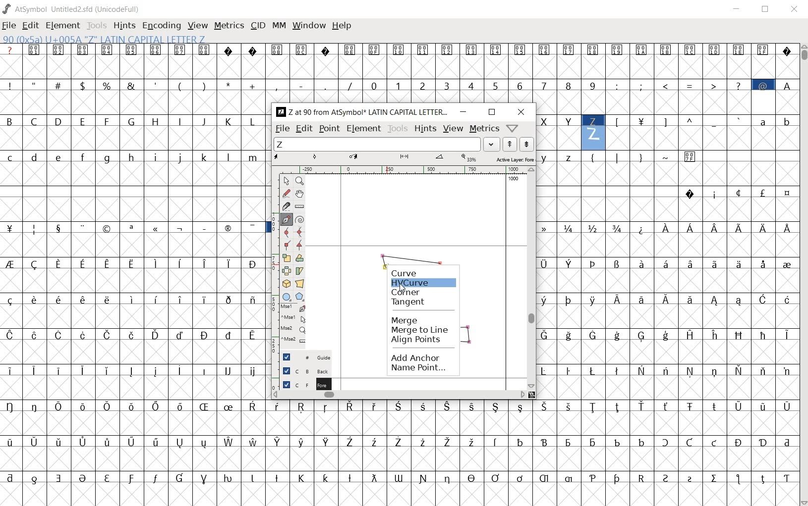 The height and width of the screenshot is (506, 808). What do you see at coordinates (31, 26) in the screenshot?
I see `edit` at bounding box center [31, 26].